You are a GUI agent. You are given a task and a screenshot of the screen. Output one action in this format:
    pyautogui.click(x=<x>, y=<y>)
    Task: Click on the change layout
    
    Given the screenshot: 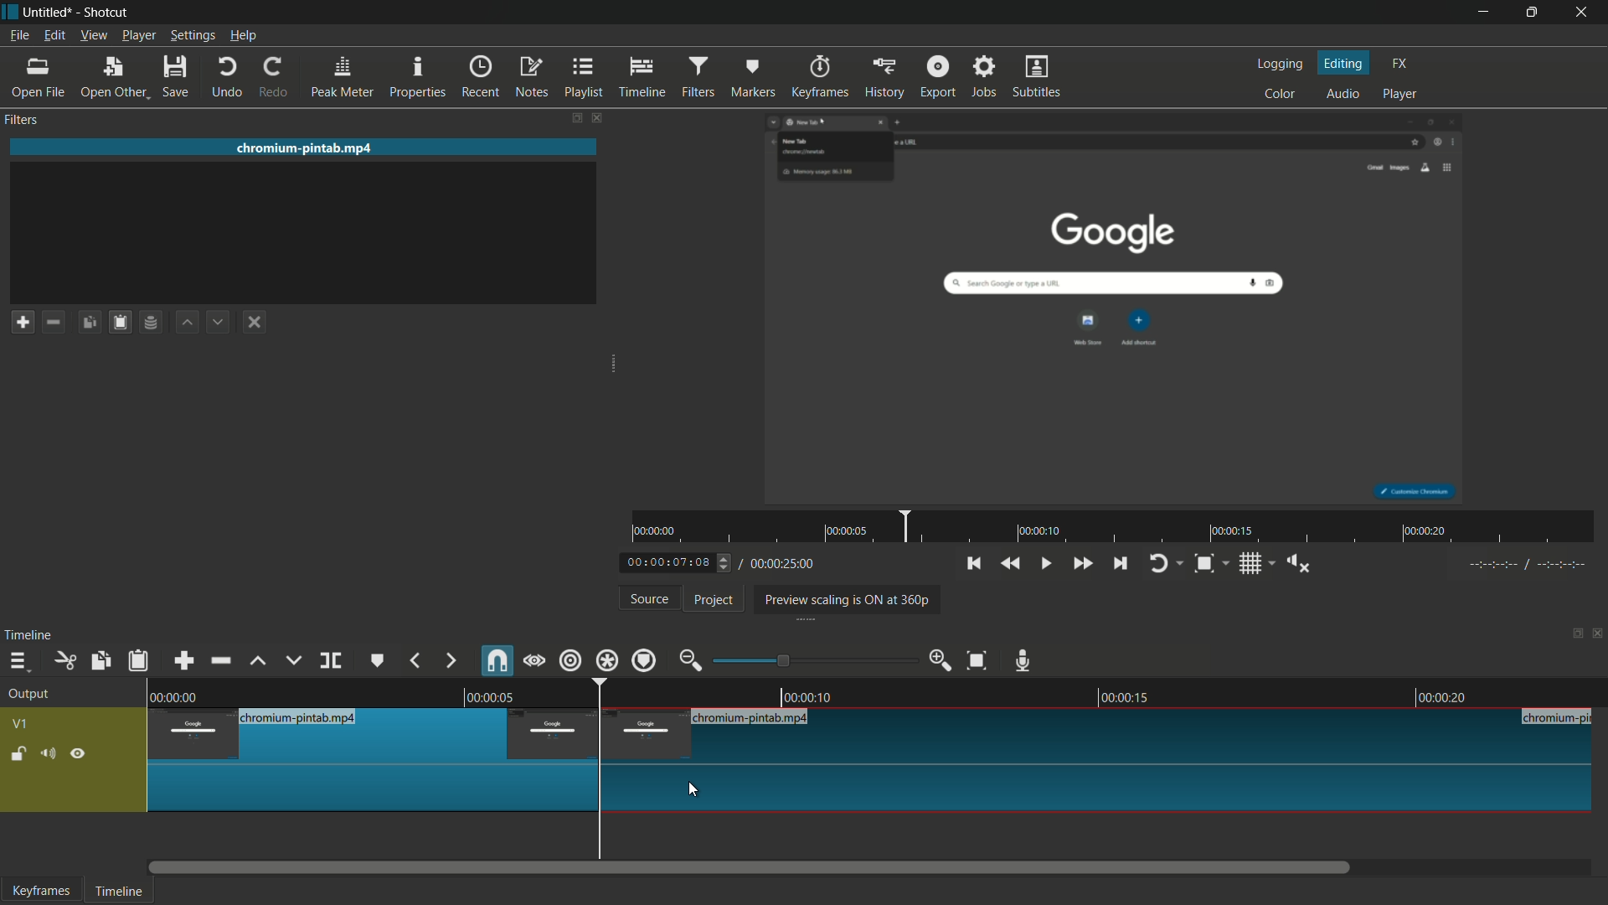 What is the action you would take?
    pyautogui.click(x=1572, y=638)
    